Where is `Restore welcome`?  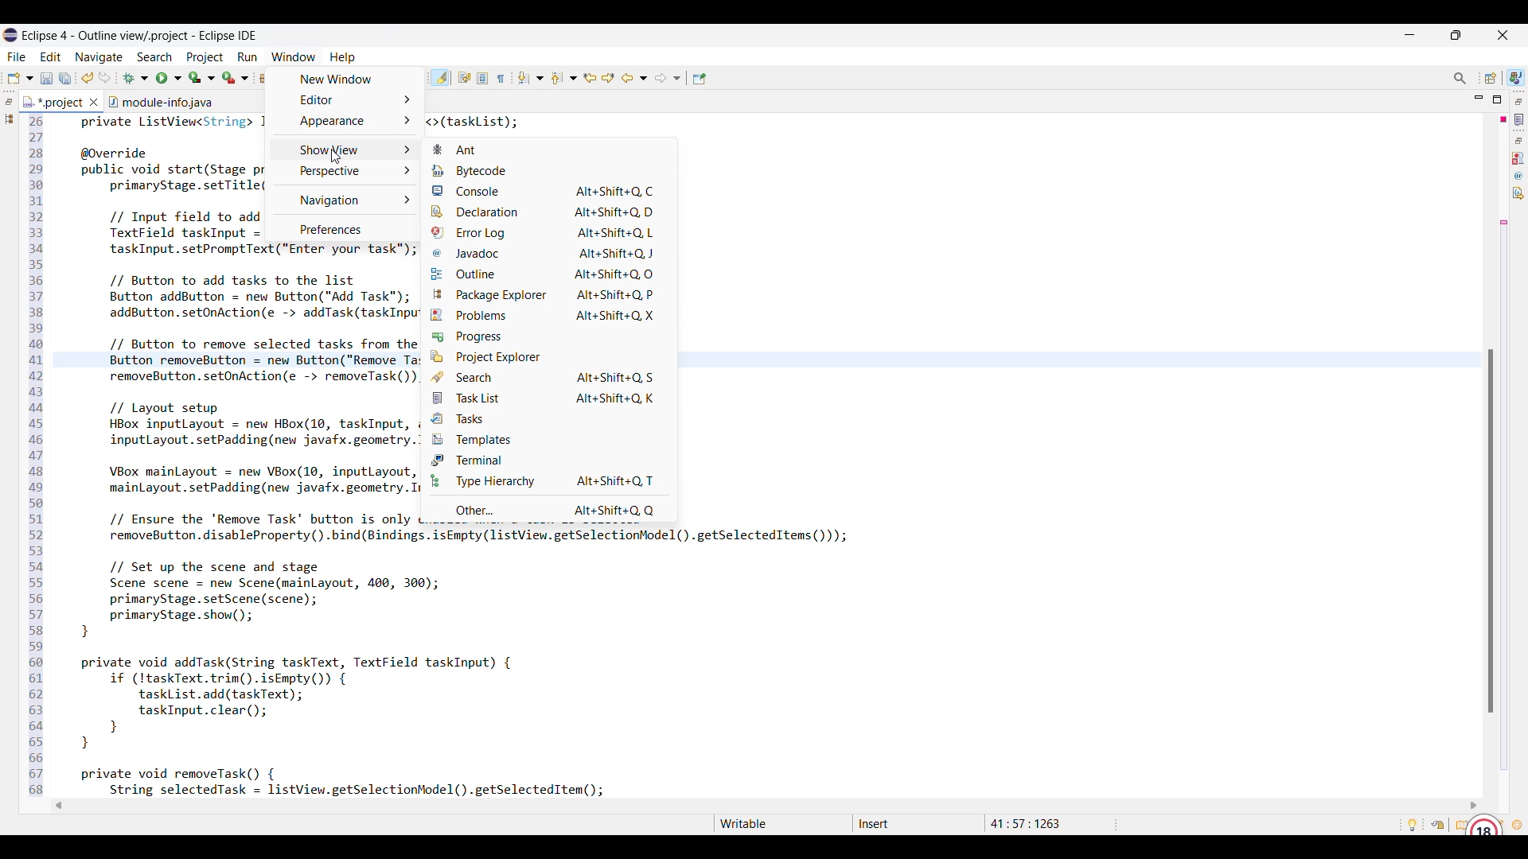
Restore welcome is located at coordinates (1437, 825).